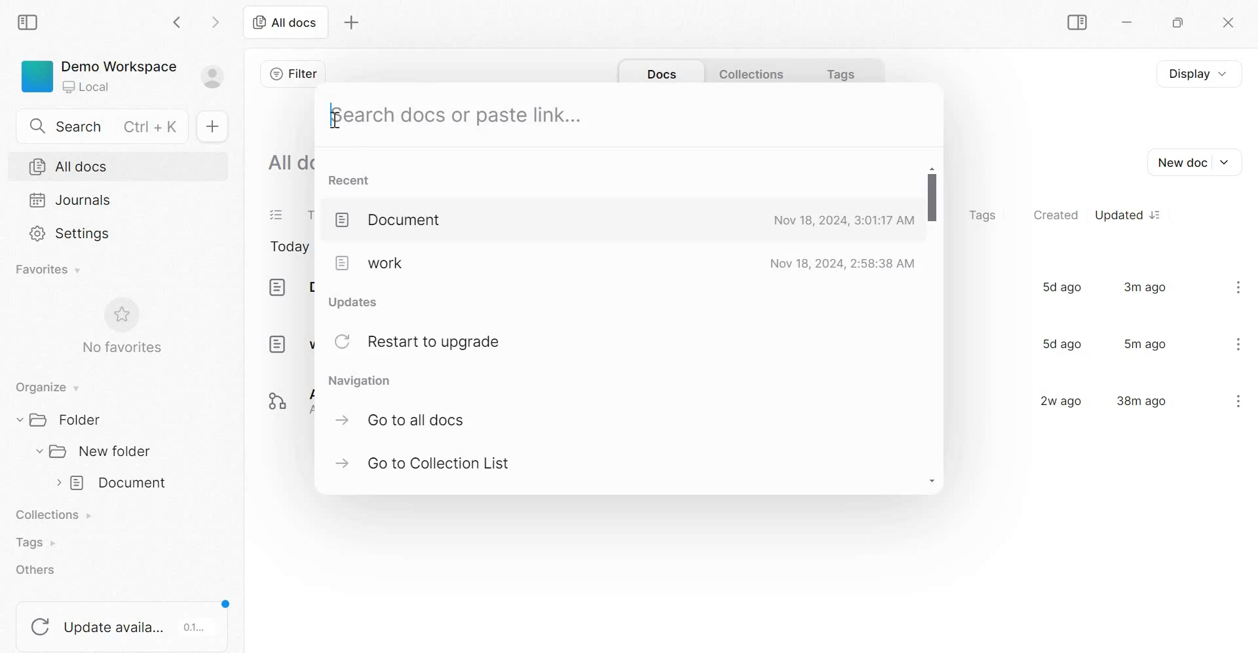 The height and width of the screenshot is (653, 1258). I want to click on Folder, so click(63, 419).